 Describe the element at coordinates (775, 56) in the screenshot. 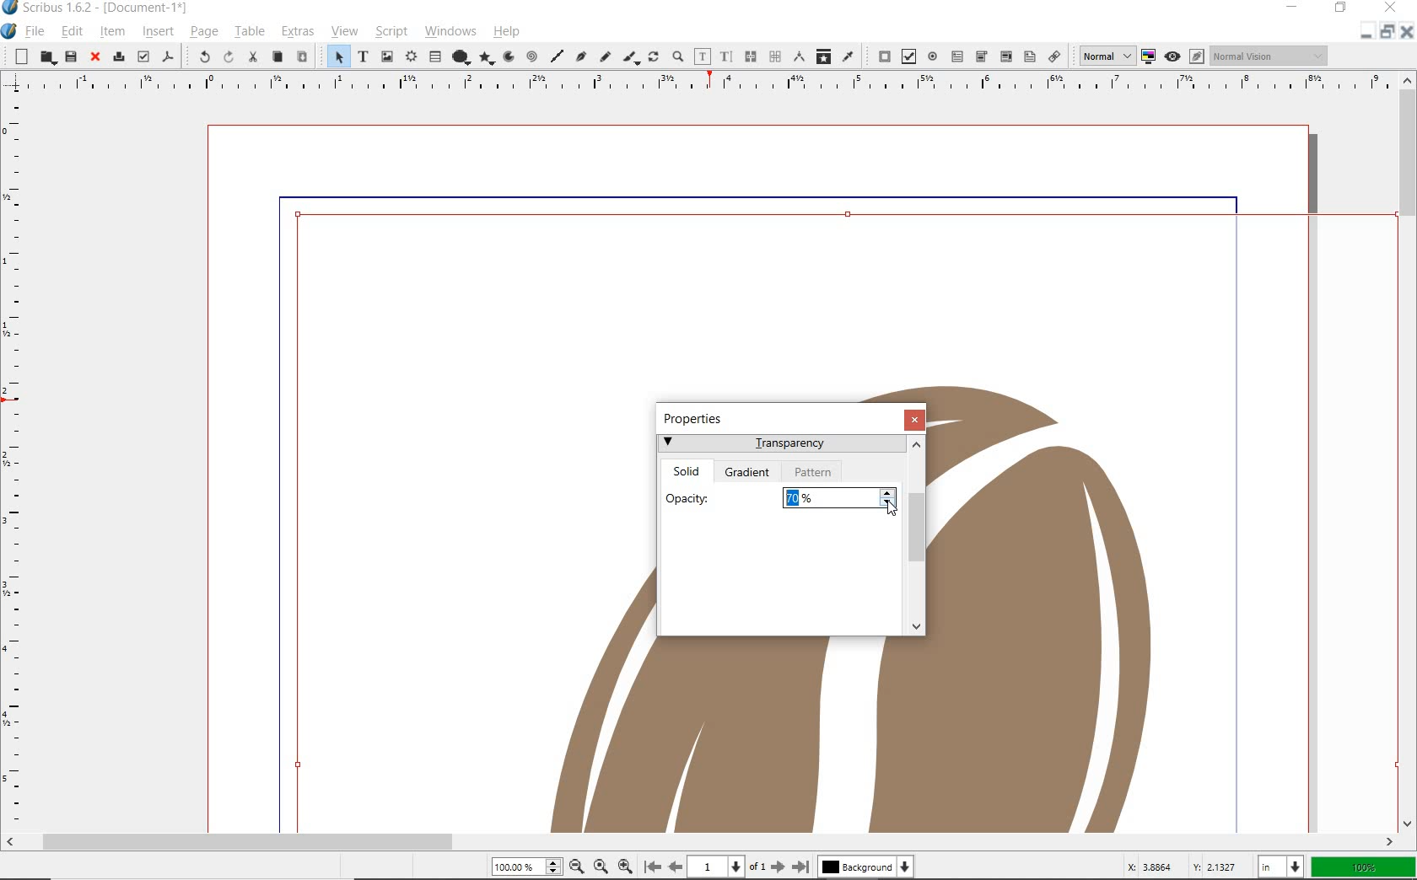

I see `unlink text frames` at that location.